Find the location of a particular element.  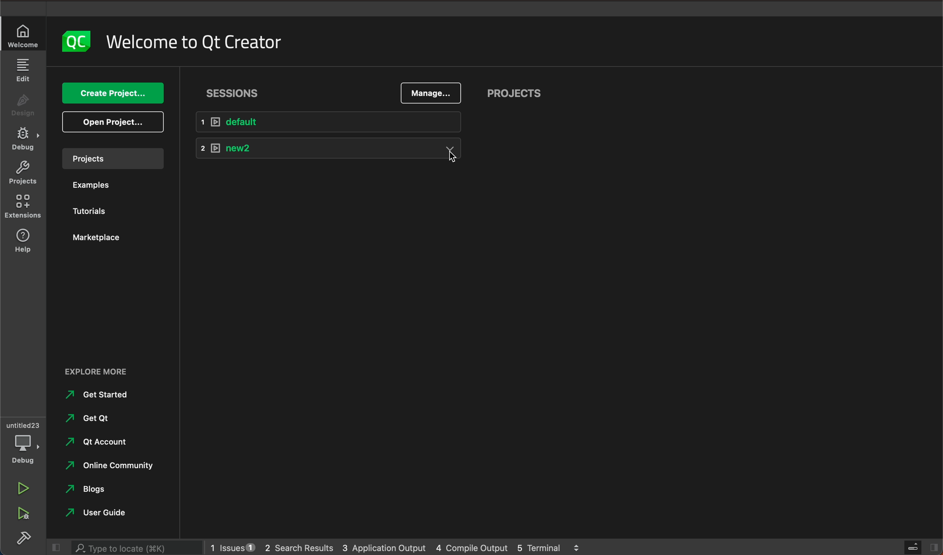

qt account is located at coordinates (101, 442).